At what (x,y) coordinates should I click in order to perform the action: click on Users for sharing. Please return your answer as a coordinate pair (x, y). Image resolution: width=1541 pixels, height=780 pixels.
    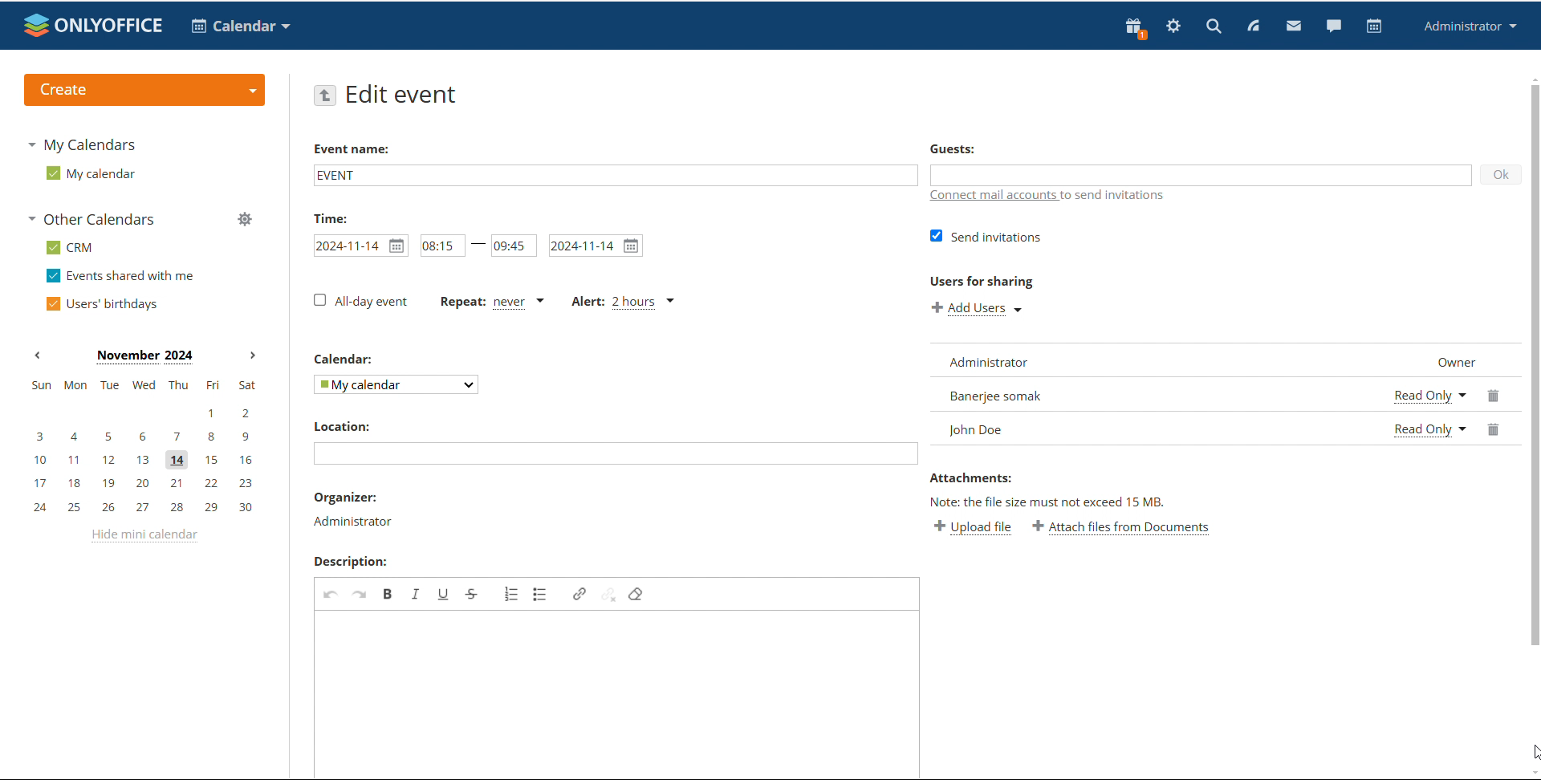
    Looking at the image, I should click on (982, 282).